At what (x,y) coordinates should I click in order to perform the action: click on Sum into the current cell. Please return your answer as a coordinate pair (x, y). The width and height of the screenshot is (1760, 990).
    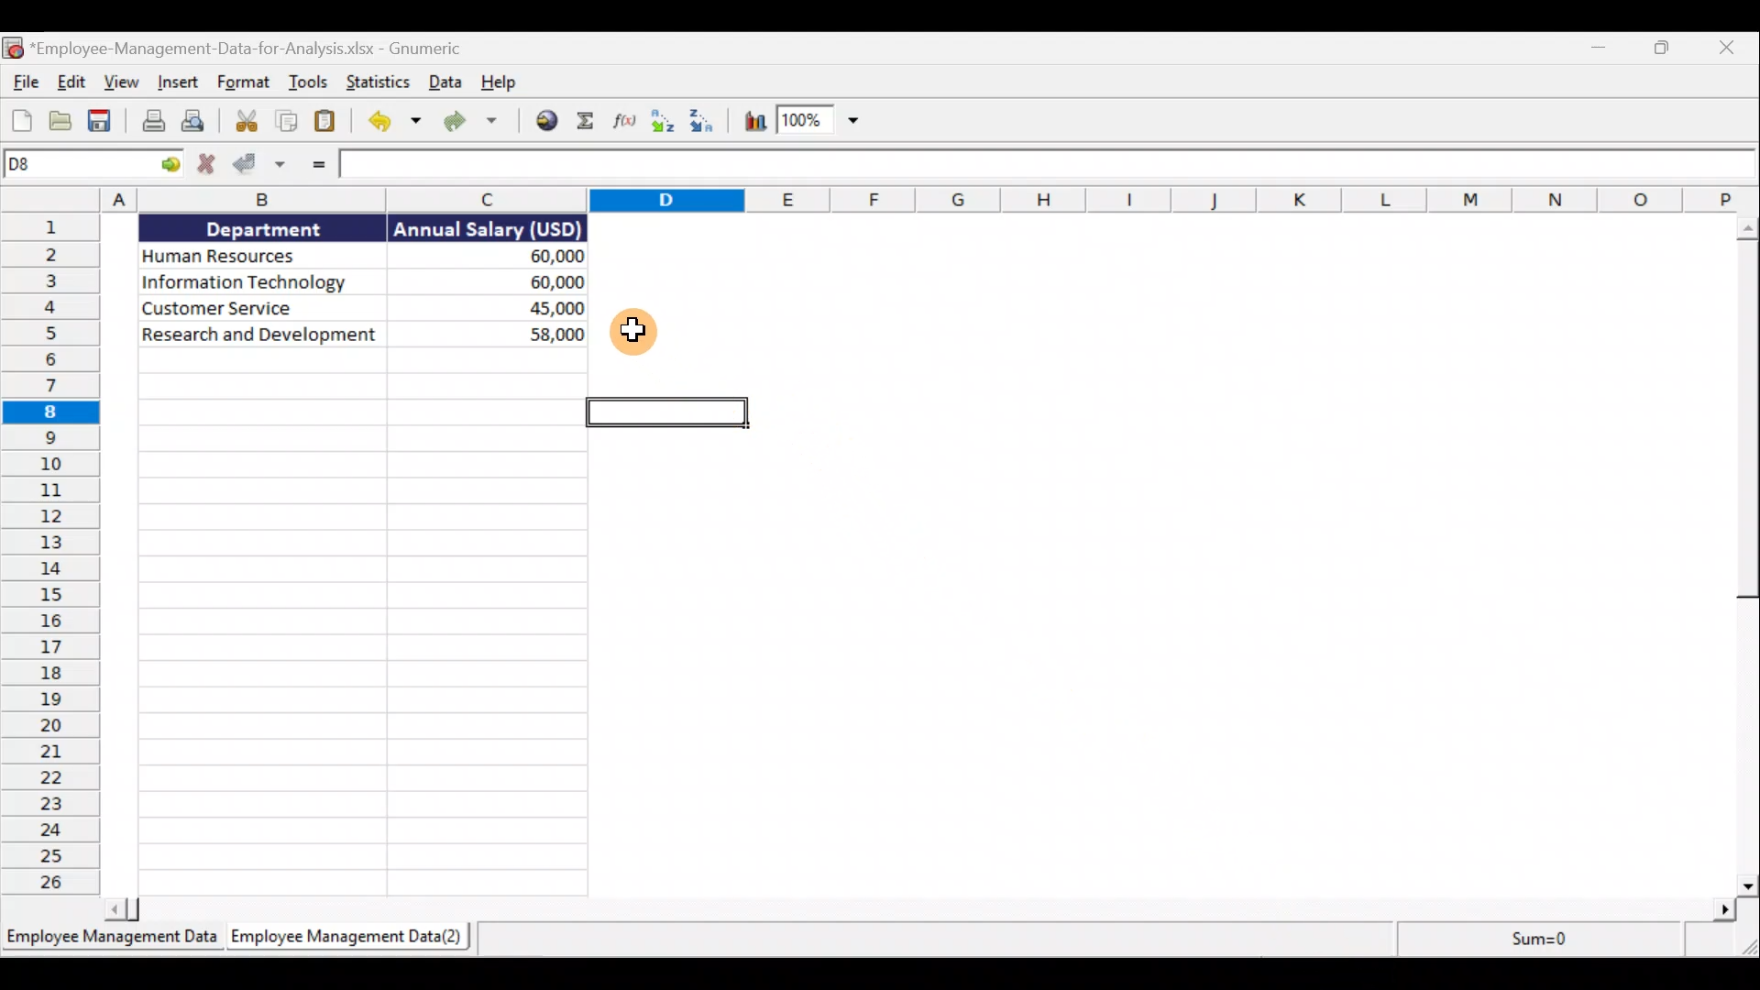
    Looking at the image, I should click on (586, 125).